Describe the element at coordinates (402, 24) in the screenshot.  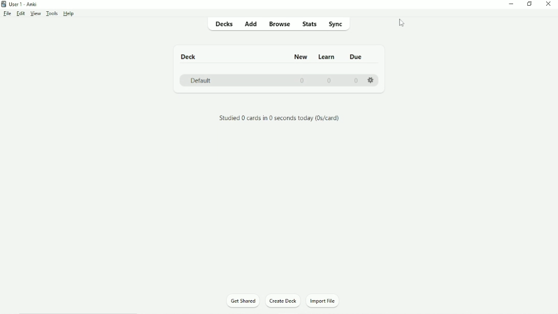
I see `Cursor` at that location.